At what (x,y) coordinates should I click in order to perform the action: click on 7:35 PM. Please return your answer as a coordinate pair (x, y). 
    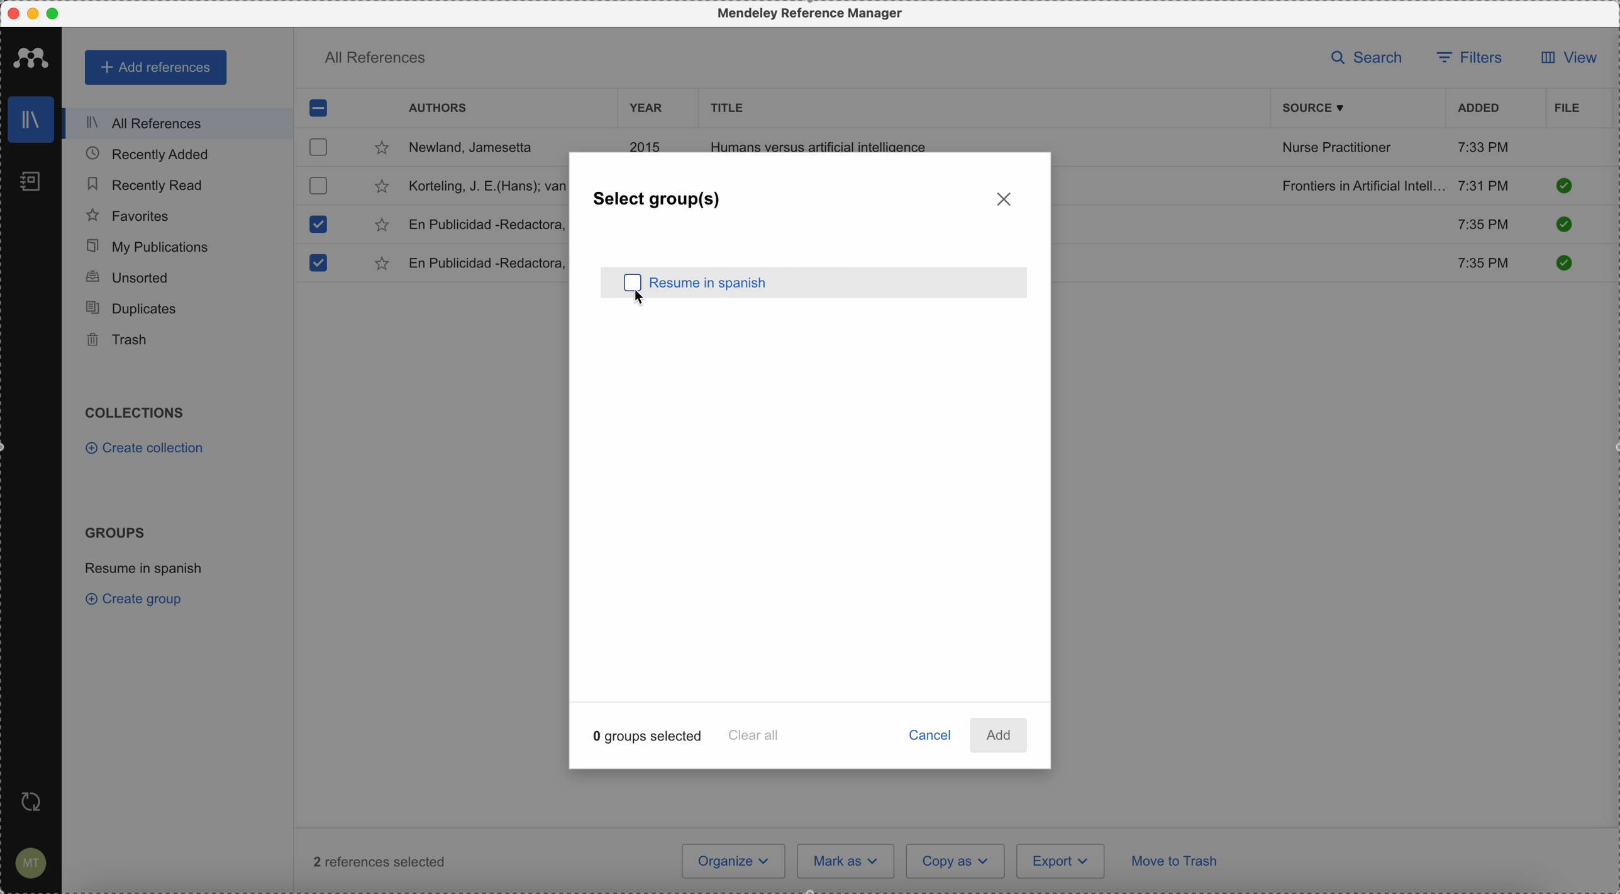
    Looking at the image, I should click on (1482, 223).